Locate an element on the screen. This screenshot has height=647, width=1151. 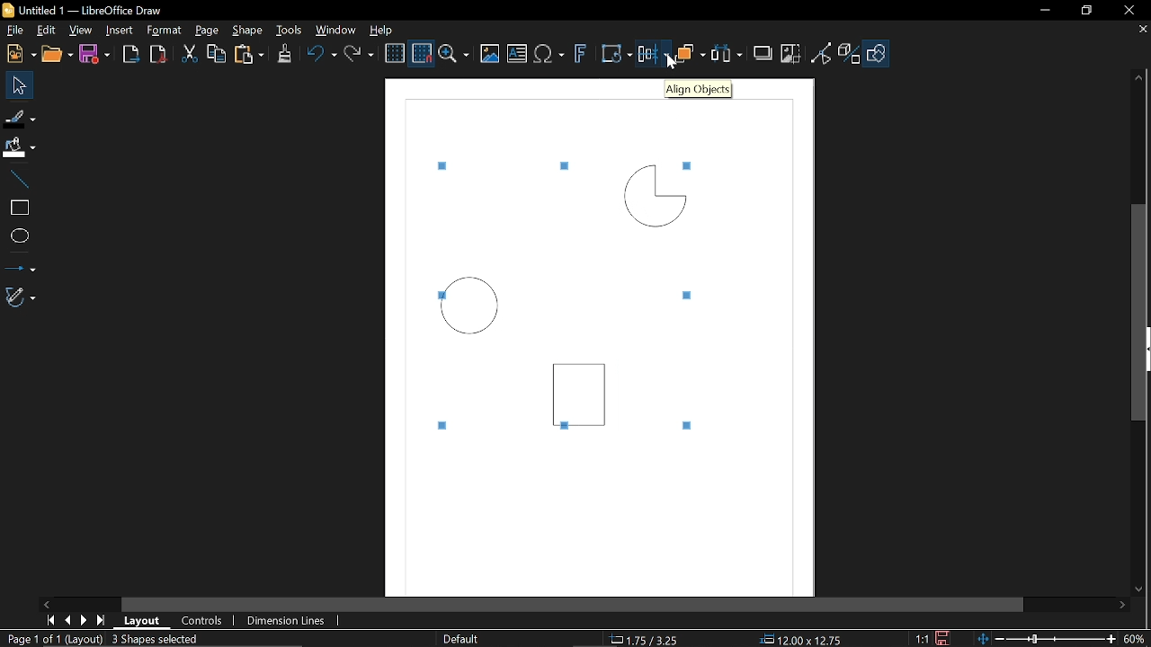
Shape is located at coordinates (247, 31).